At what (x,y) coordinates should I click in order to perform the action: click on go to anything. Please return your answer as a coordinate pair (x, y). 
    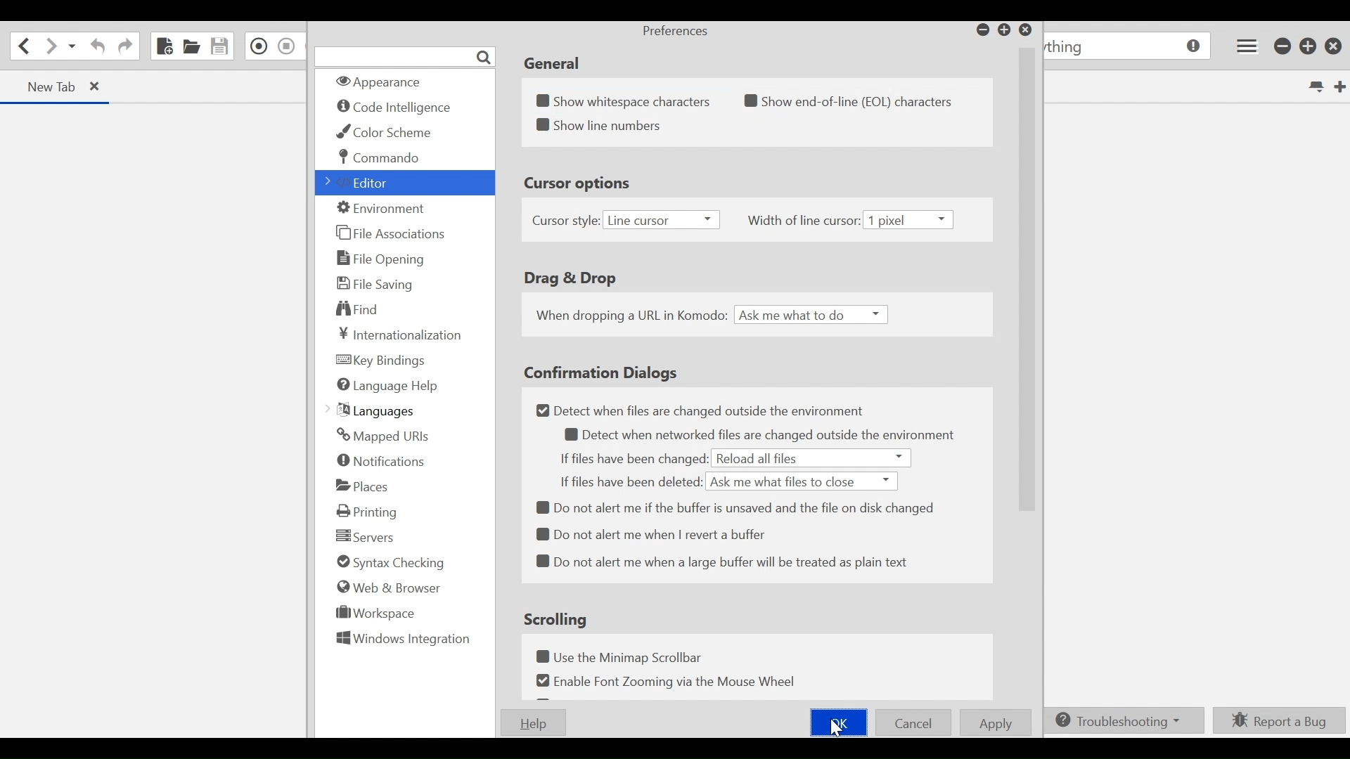
    Looking at the image, I should click on (1126, 46).